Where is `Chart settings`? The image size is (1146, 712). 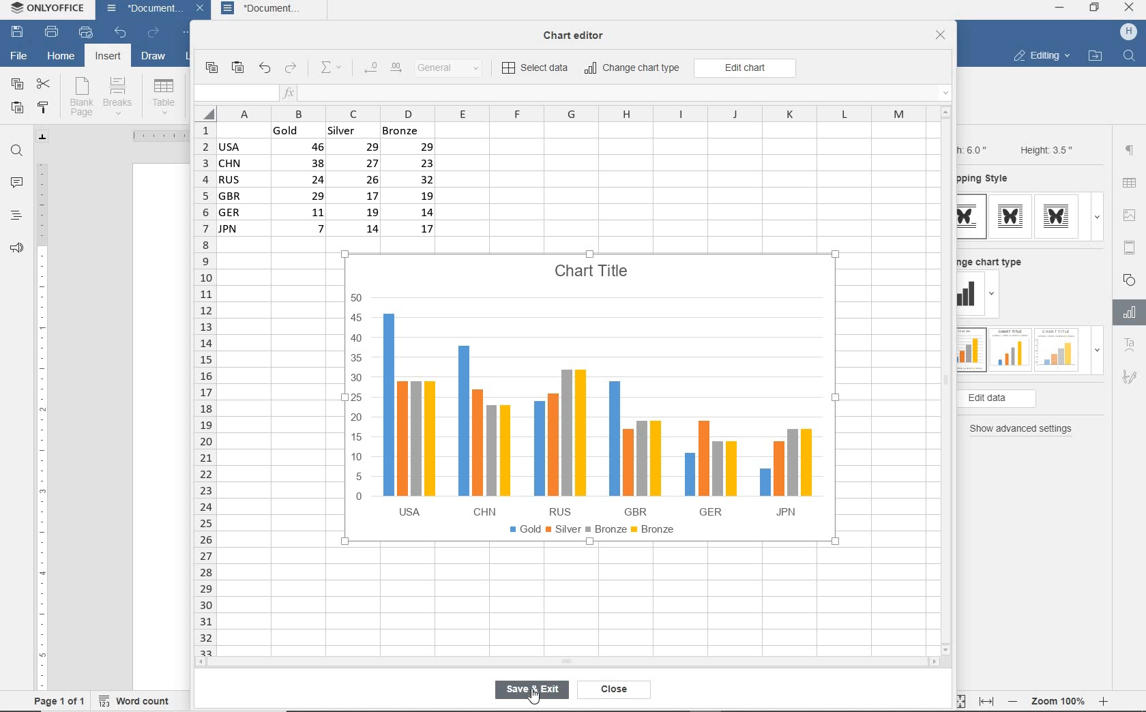 Chart settings is located at coordinates (1127, 312).